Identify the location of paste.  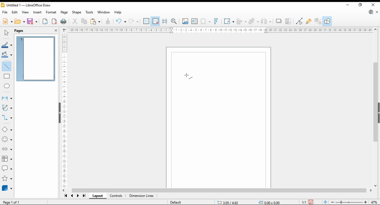
(95, 21).